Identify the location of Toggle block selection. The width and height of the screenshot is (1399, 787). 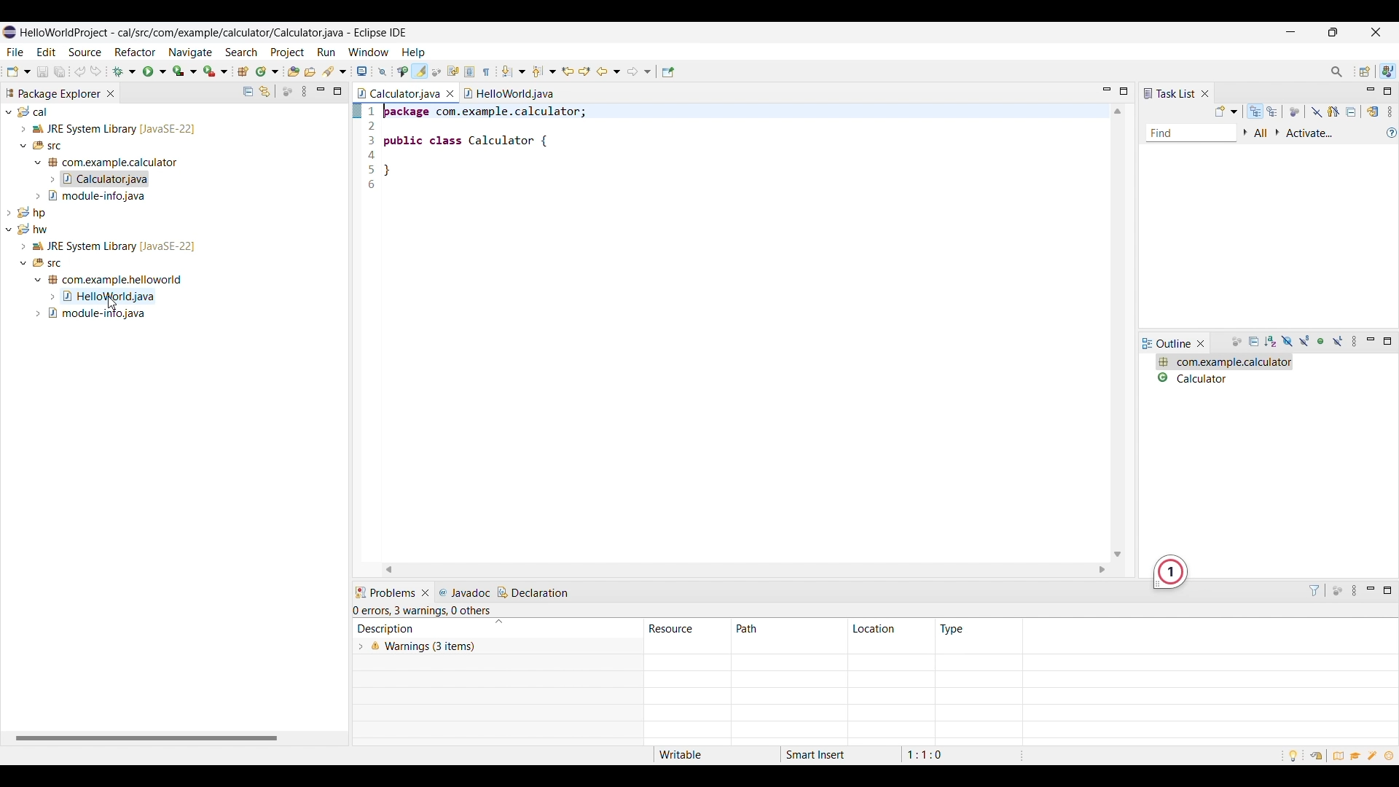
(471, 71).